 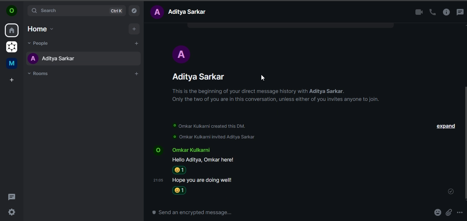 I want to click on video call, so click(x=416, y=12).